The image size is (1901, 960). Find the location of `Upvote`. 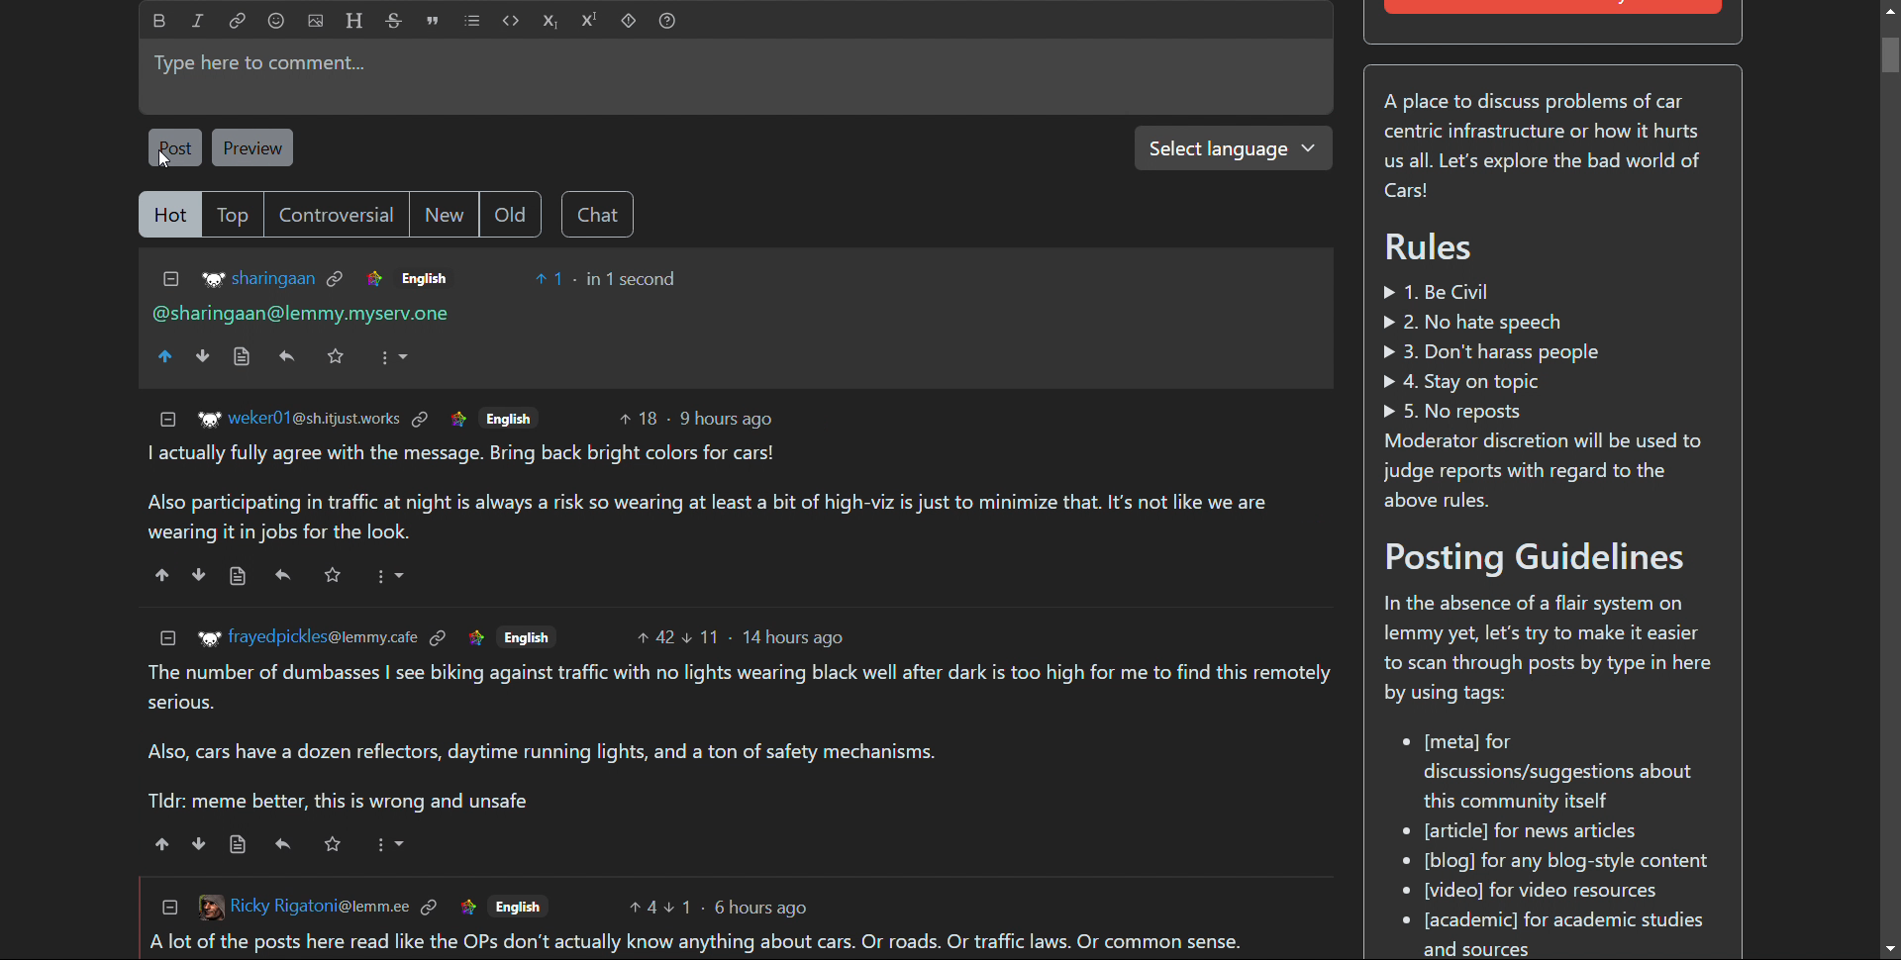

Upvote is located at coordinates (167, 357).